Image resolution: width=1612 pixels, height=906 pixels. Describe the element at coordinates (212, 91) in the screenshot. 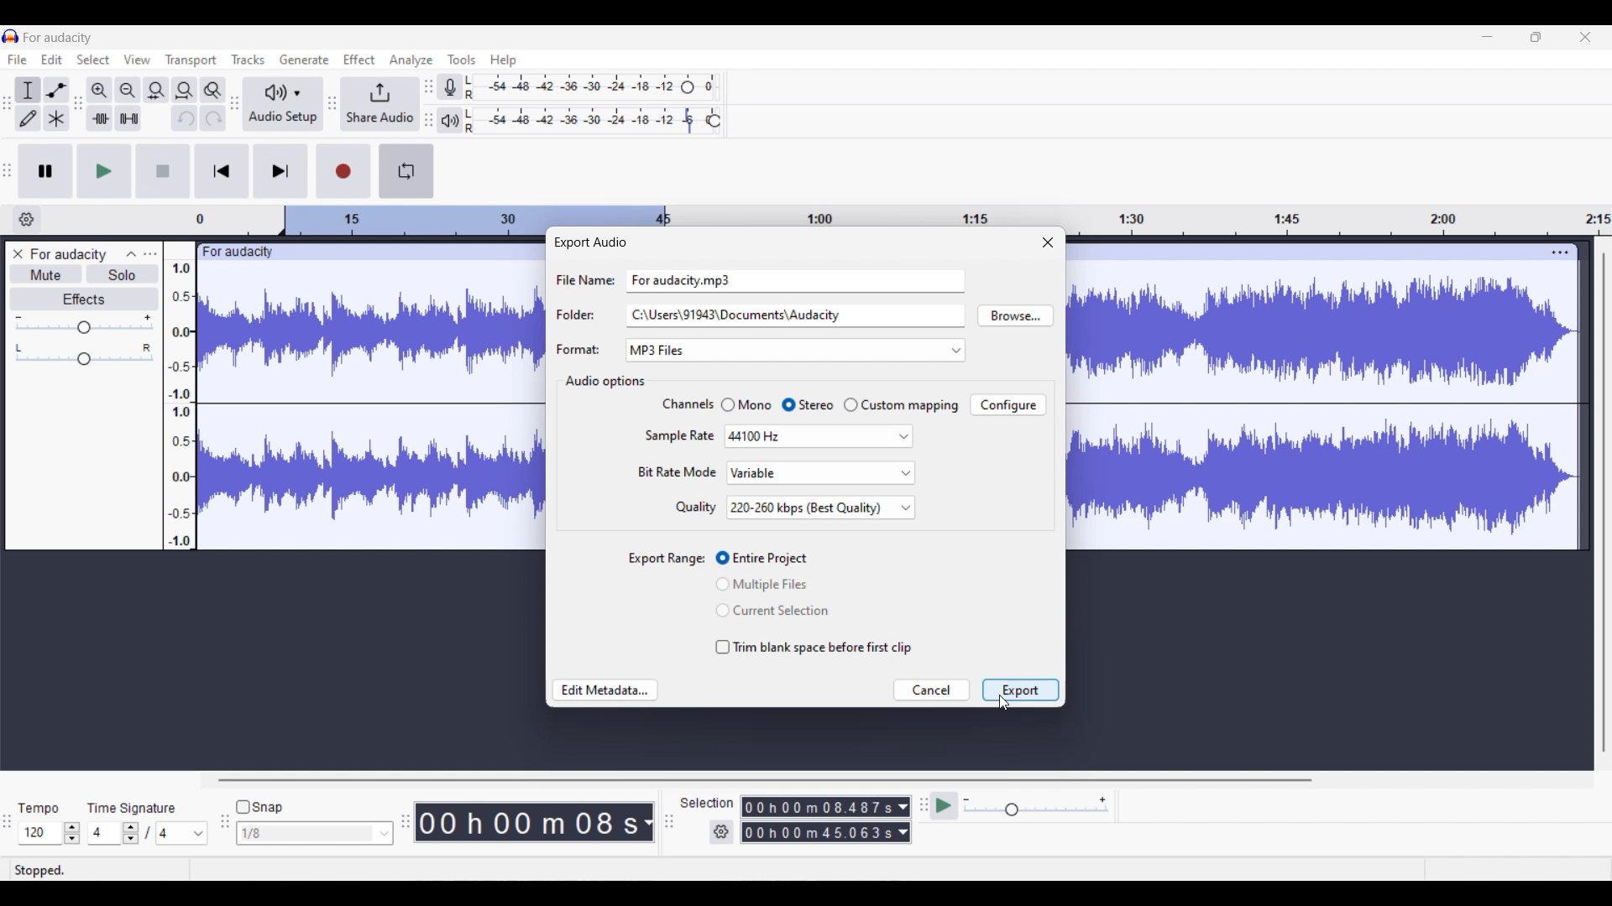

I see `Zoom toggle` at that location.